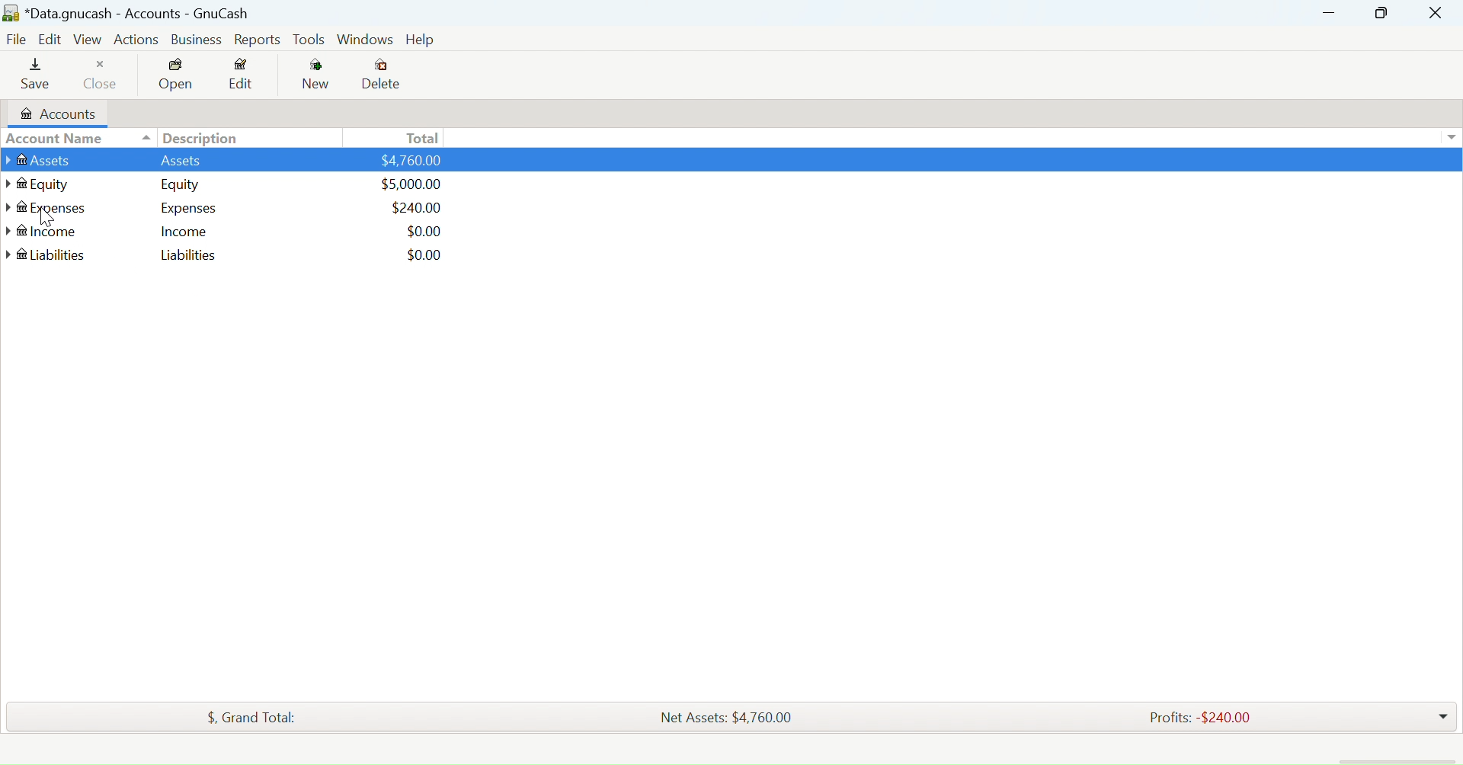  Describe the element at coordinates (364, 40) in the screenshot. I see `Windows` at that location.